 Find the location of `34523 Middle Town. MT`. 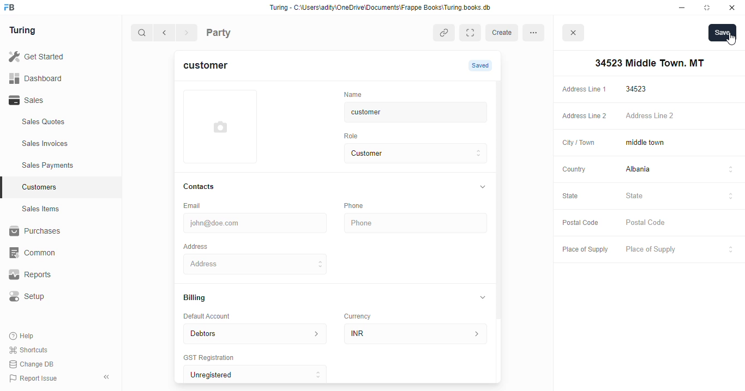

34523 Middle Town. MT is located at coordinates (257, 264).